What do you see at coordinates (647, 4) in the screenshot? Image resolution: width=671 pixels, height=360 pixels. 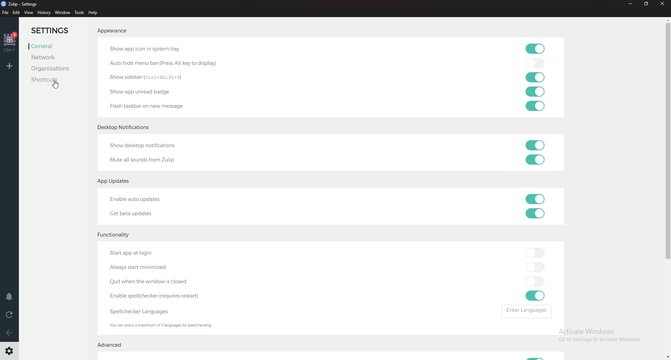 I see `Resize` at bounding box center [647, 4].